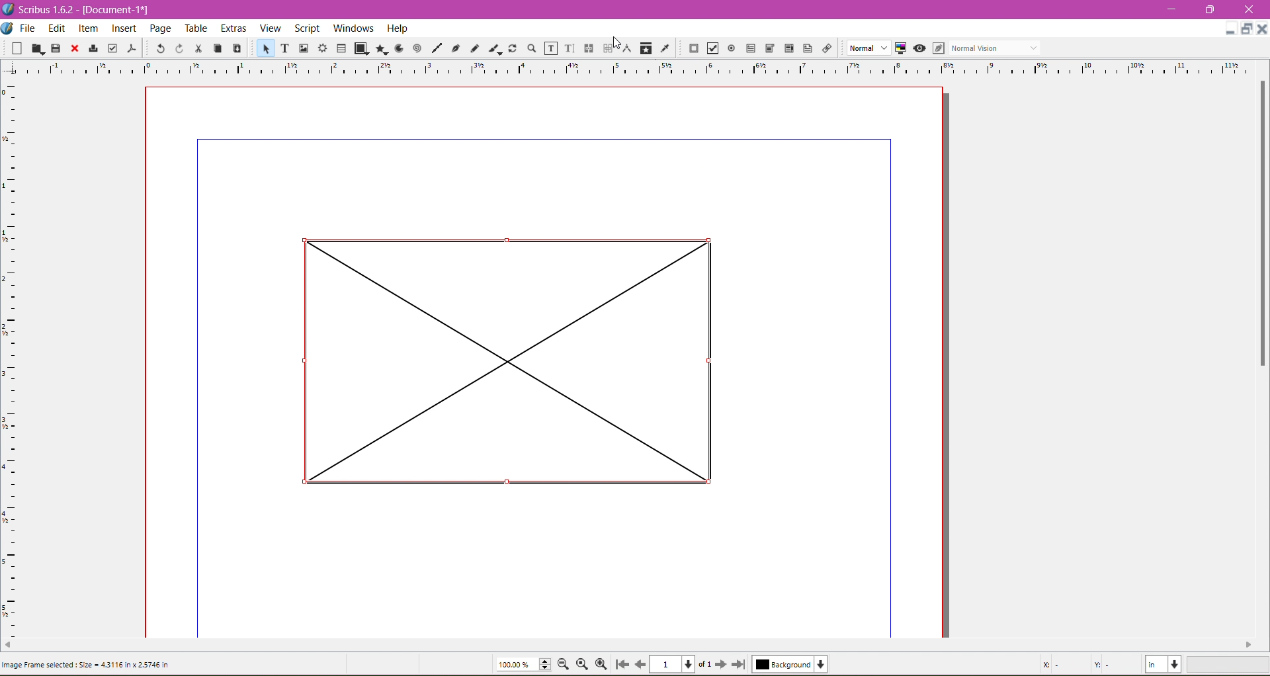 The height and width of the screenshot is (676, 1270). Describe the element at coordinates (997, 48) in the screenshot. I see `Select visual appearance of the display` at that location.